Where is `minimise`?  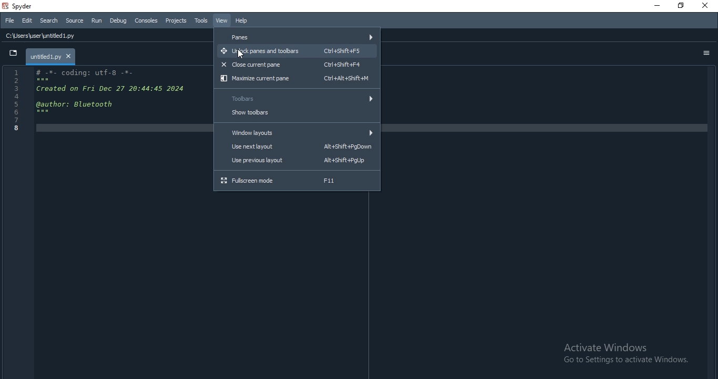
minimise is located at coordinates (654, 6).